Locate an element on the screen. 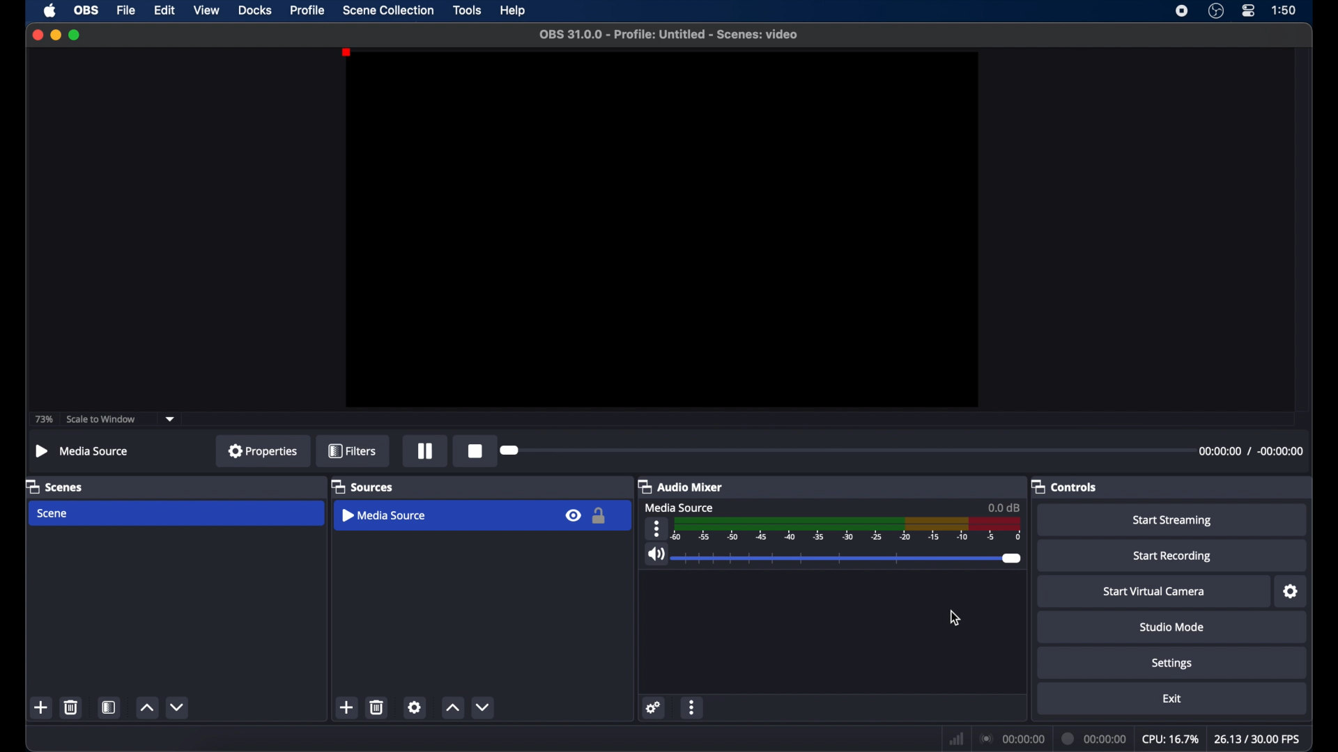 This screenshot has height=752, width=1338. more options is located at coordinates (693, 707).